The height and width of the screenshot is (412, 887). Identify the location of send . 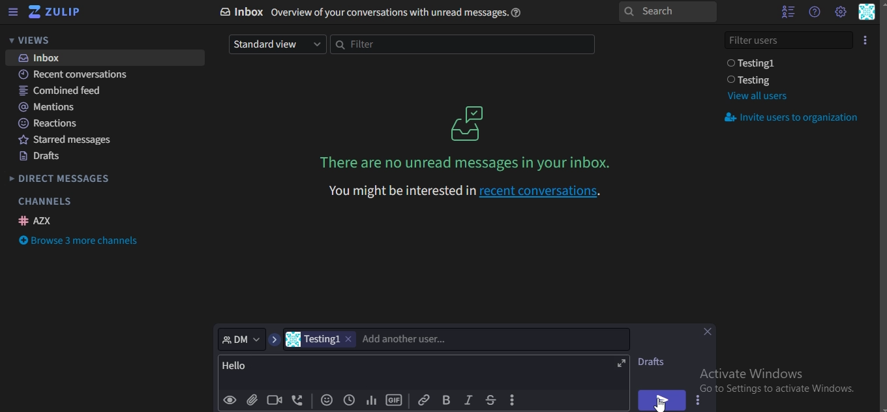
(660, 400).